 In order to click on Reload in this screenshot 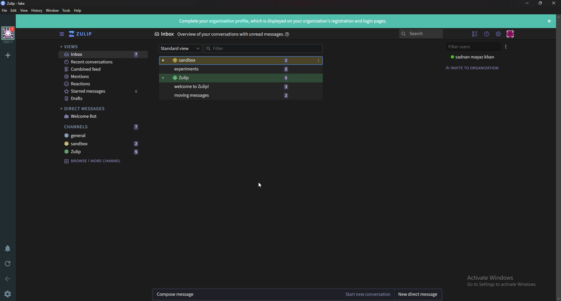, I will do `click(10, 263)`.